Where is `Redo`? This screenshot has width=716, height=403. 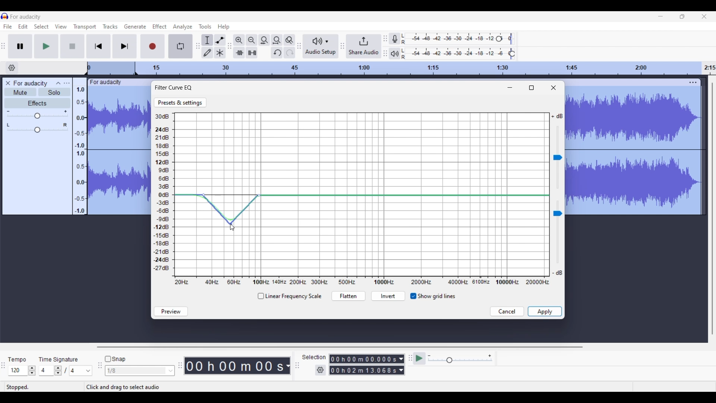 Redo is located at coordinates (289, 52).